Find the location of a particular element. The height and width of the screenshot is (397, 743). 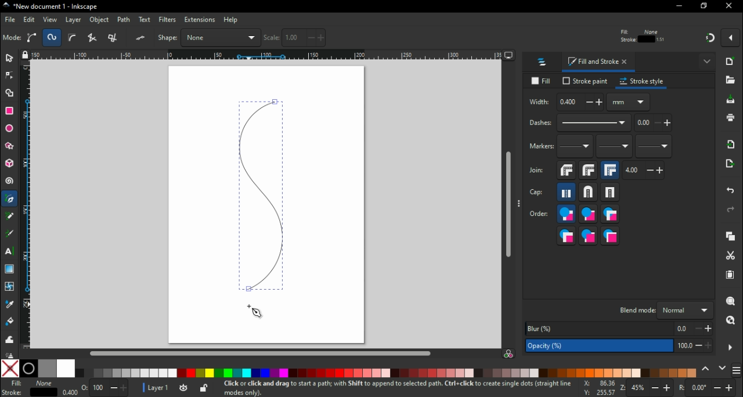

cursor coordinates is located at coordinates (597, 388).